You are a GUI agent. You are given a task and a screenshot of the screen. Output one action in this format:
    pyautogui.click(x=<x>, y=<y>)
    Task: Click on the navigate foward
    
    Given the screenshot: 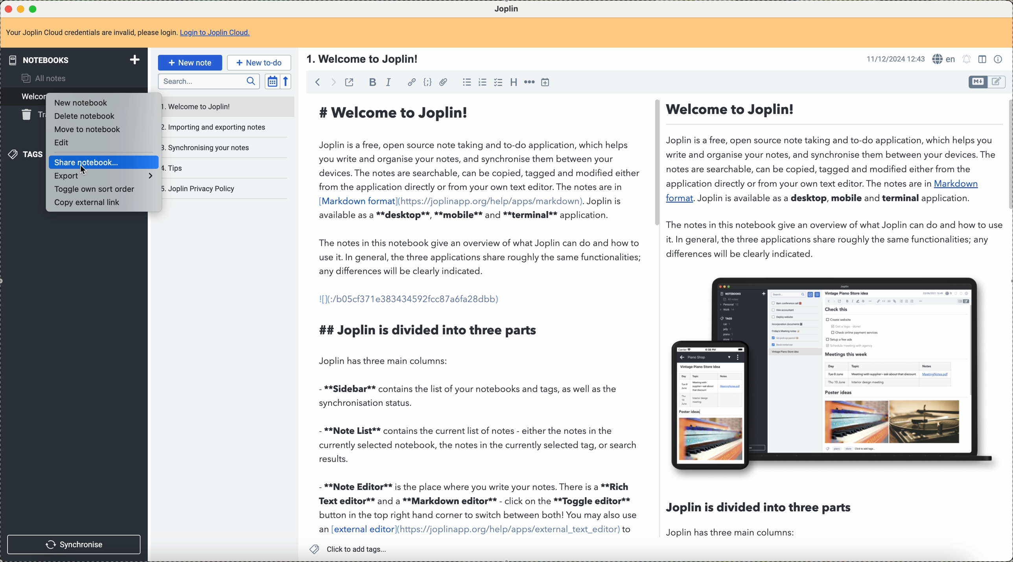 What is the action you would take?
    pyautogui.click(x=333, y=82)
    